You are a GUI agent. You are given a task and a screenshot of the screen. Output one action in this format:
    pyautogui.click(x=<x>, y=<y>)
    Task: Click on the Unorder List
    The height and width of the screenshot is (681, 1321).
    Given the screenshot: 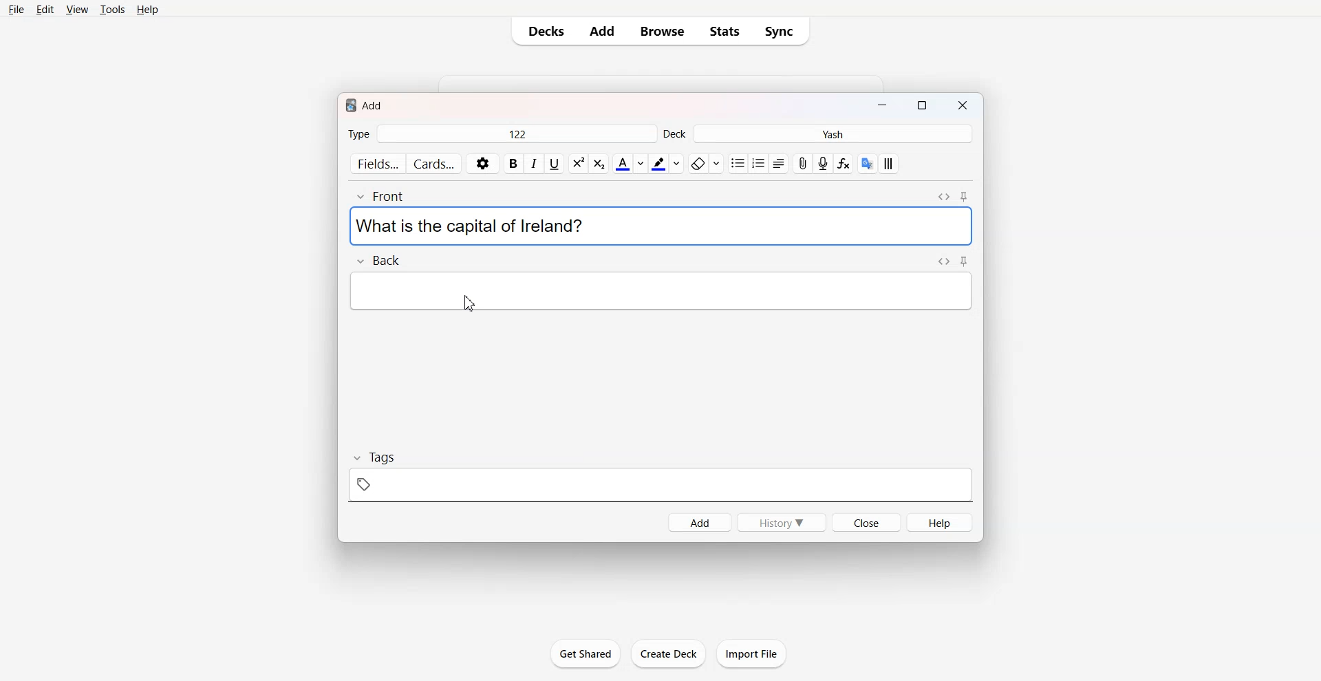 What is the action you would take?
    pyautogui.click(x=737, y=164)
    